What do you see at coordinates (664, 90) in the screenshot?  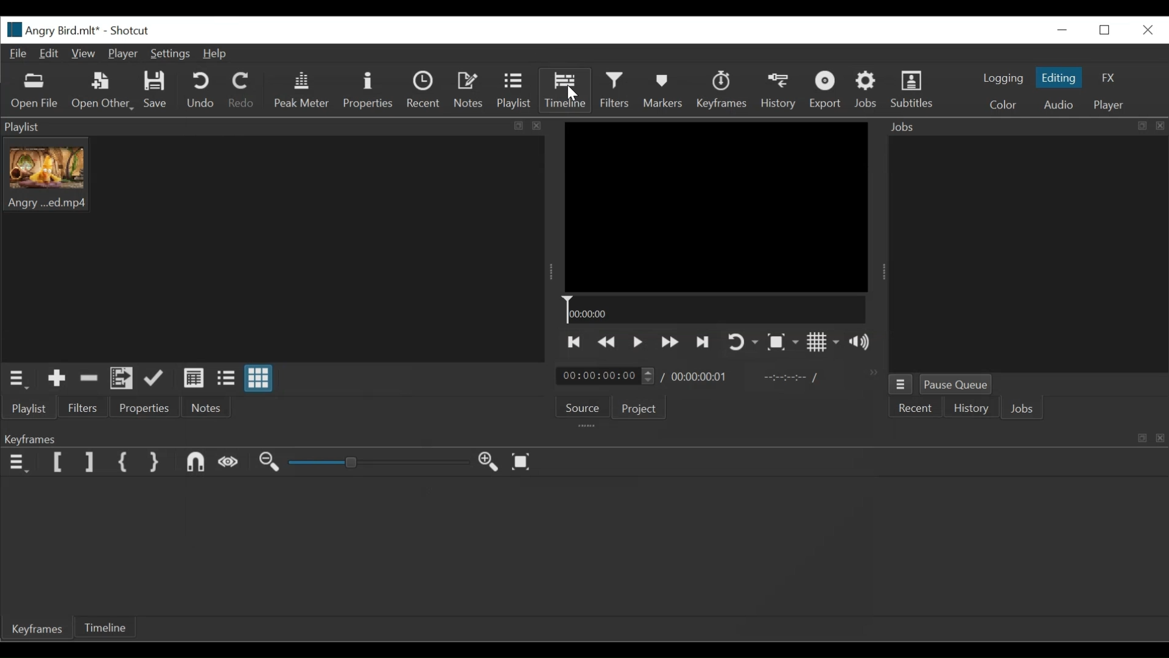 I see `Markers` at bounding box center [664, 90].